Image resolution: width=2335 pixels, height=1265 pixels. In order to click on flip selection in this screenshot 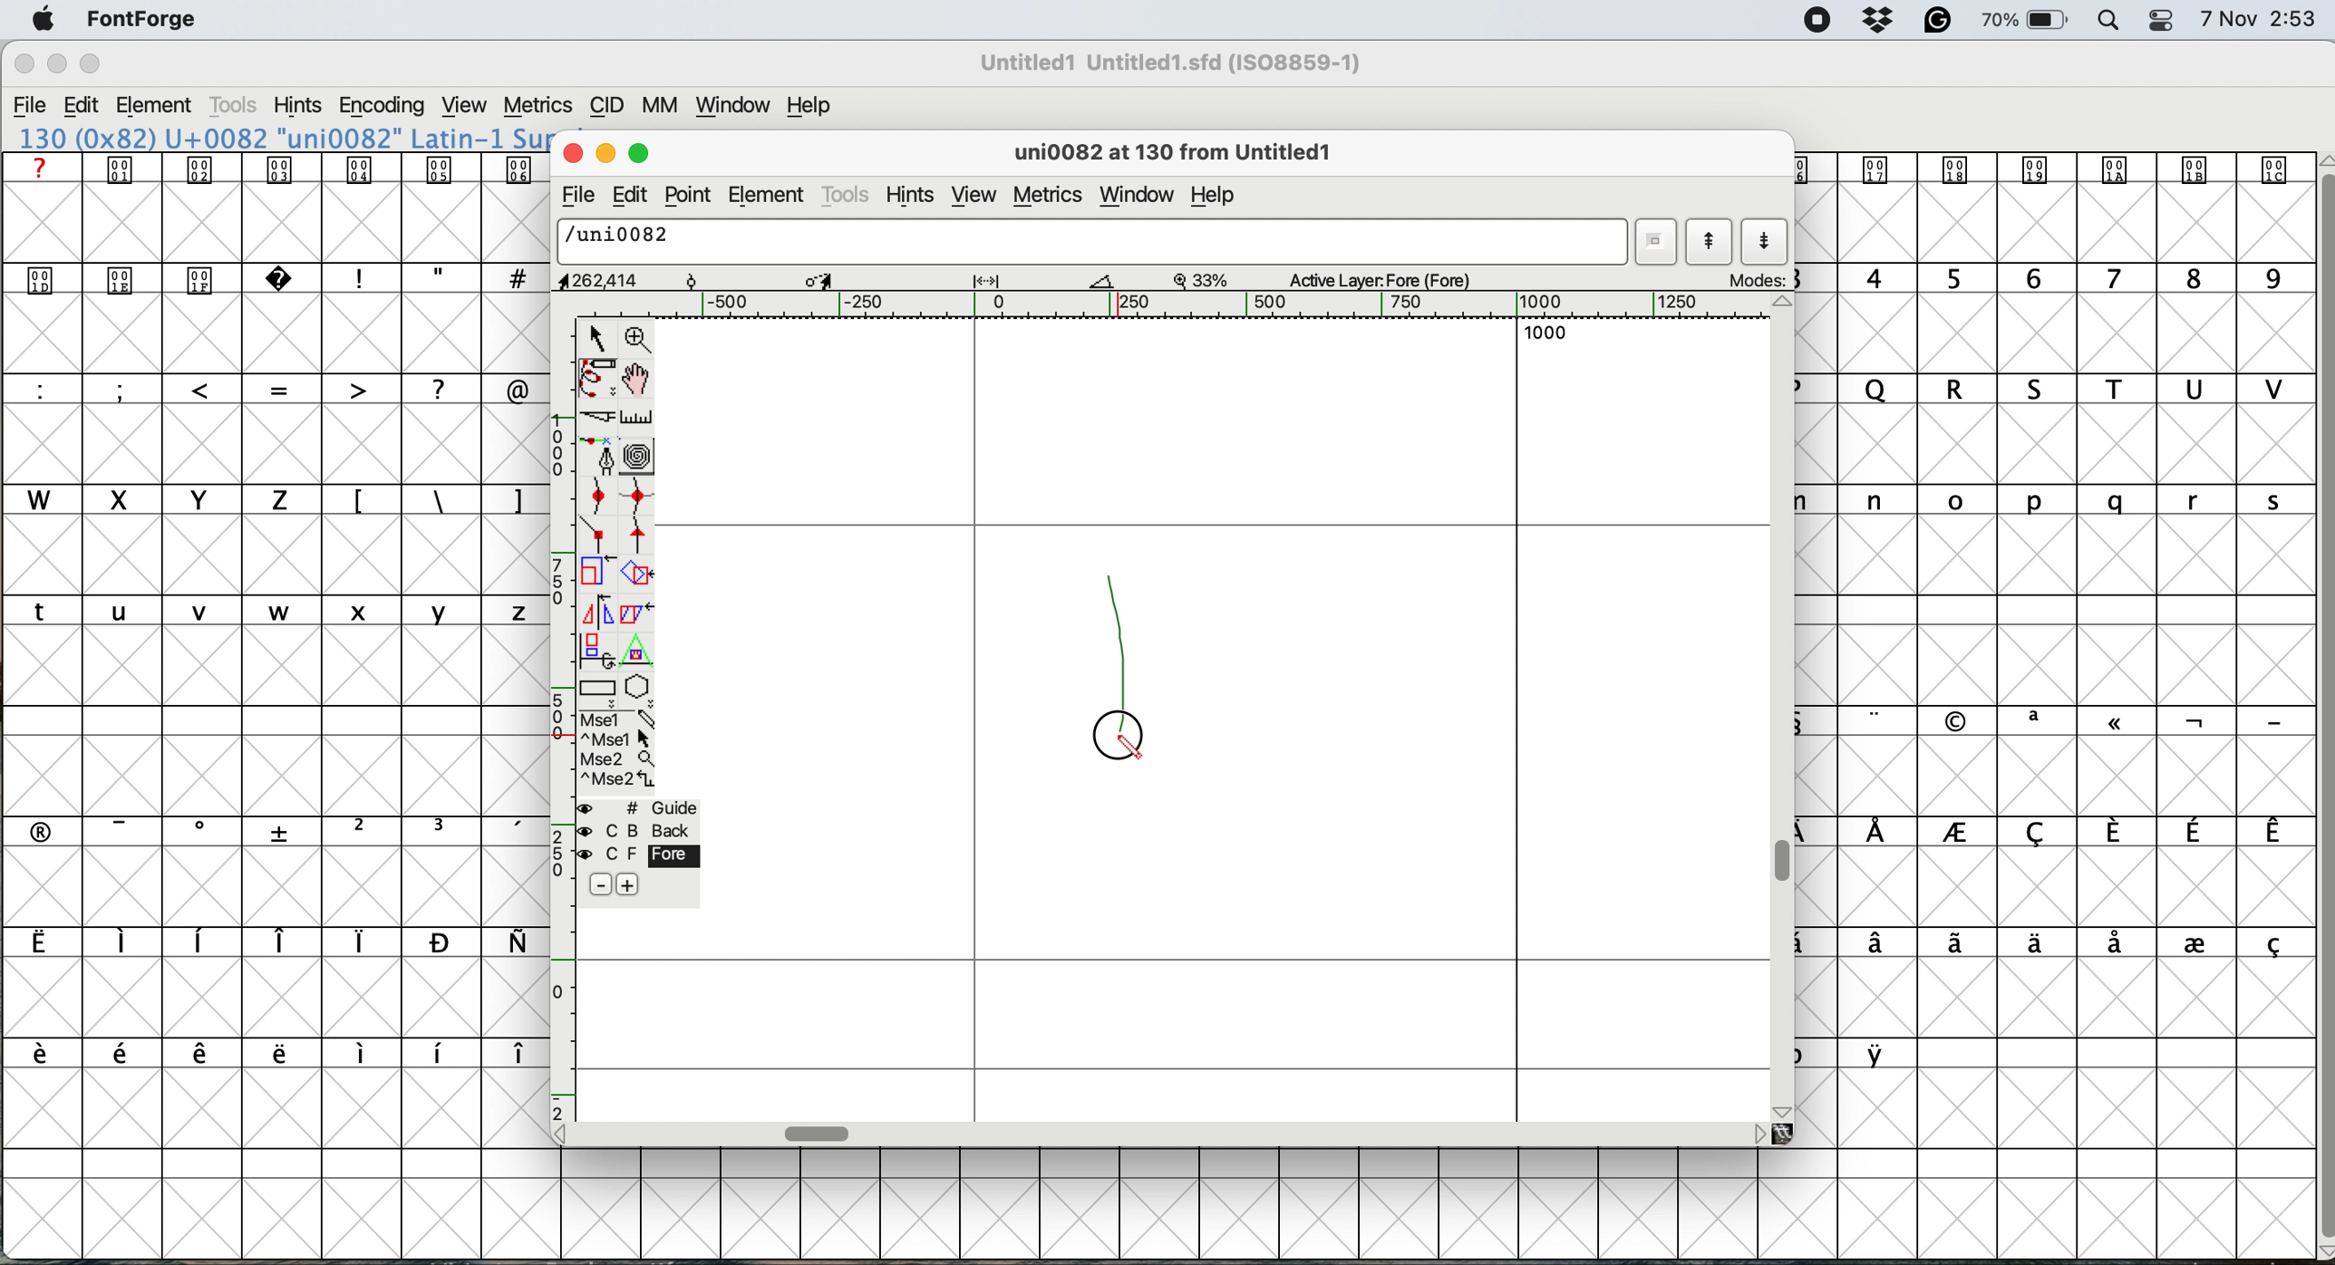, I will do `click(595, 614)`.